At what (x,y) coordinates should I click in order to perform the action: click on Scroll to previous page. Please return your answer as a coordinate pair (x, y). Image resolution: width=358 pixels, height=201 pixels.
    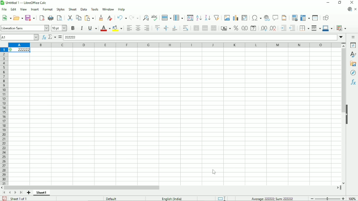
    Looking at the image, I should click on (10, 192).